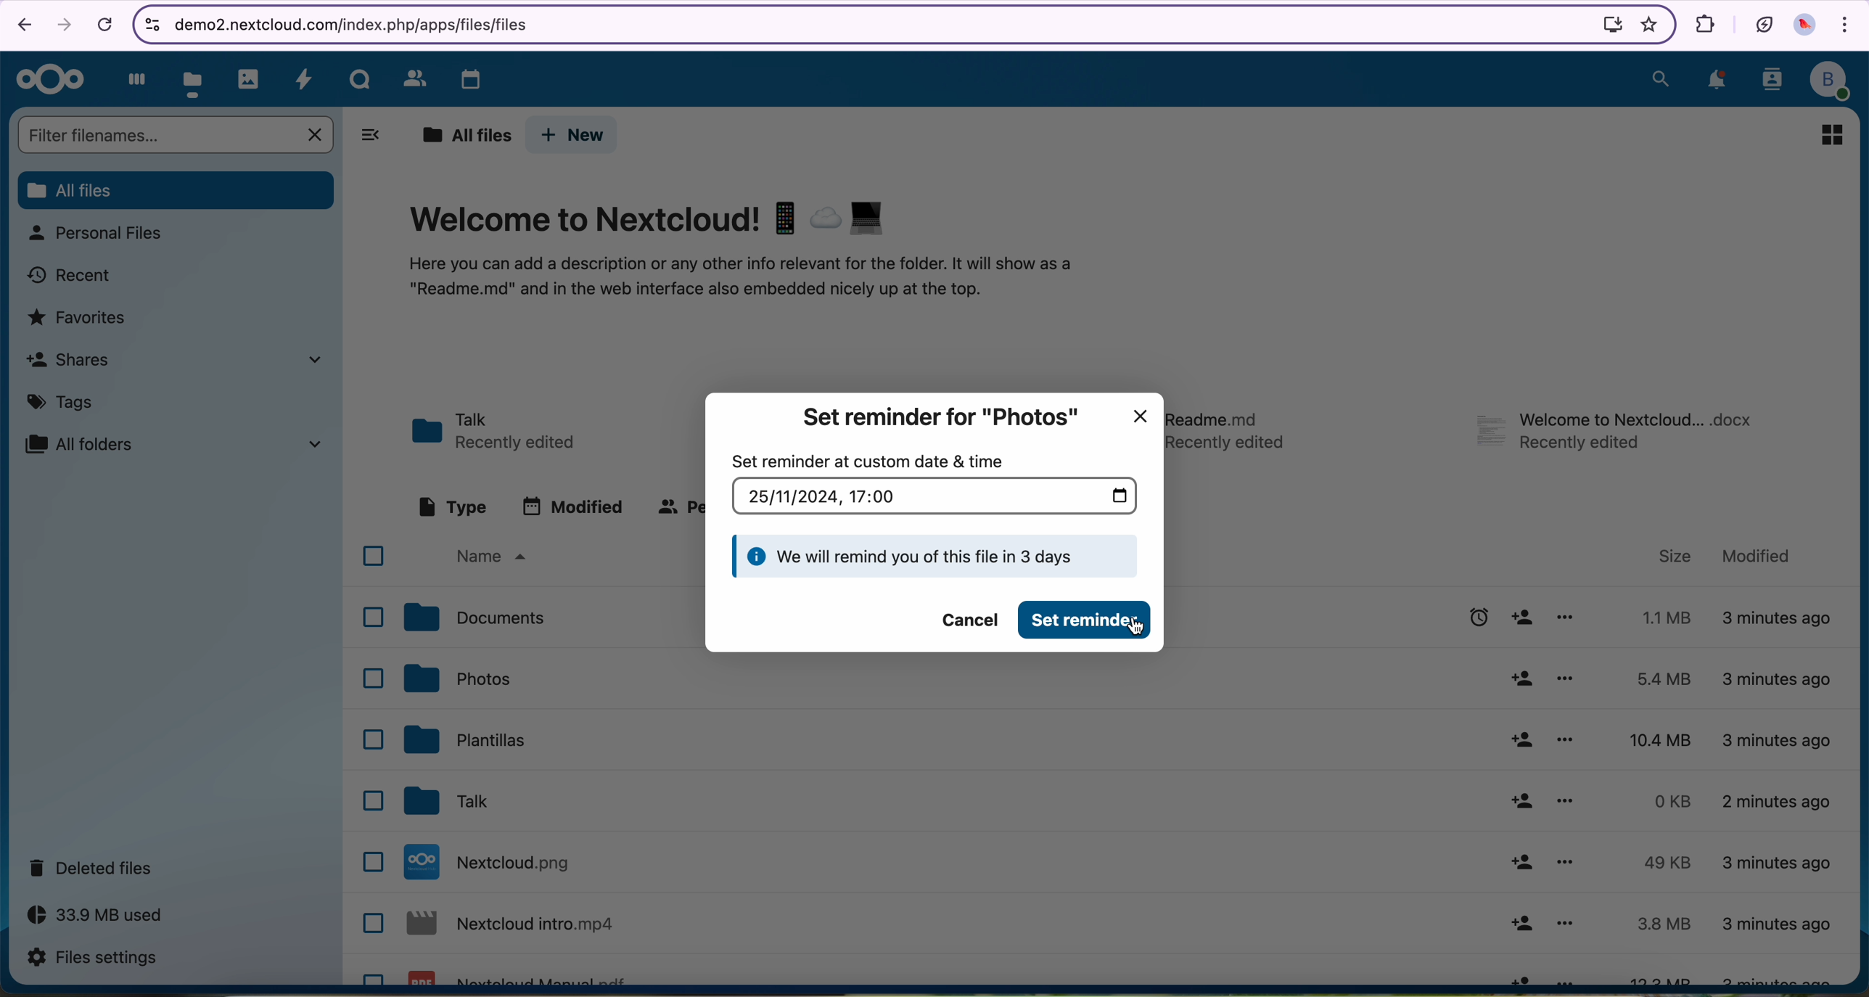  What do you see at coordinates (1521, 924) in the screenshot?
I see `share` at bounding box center [1521, 924].